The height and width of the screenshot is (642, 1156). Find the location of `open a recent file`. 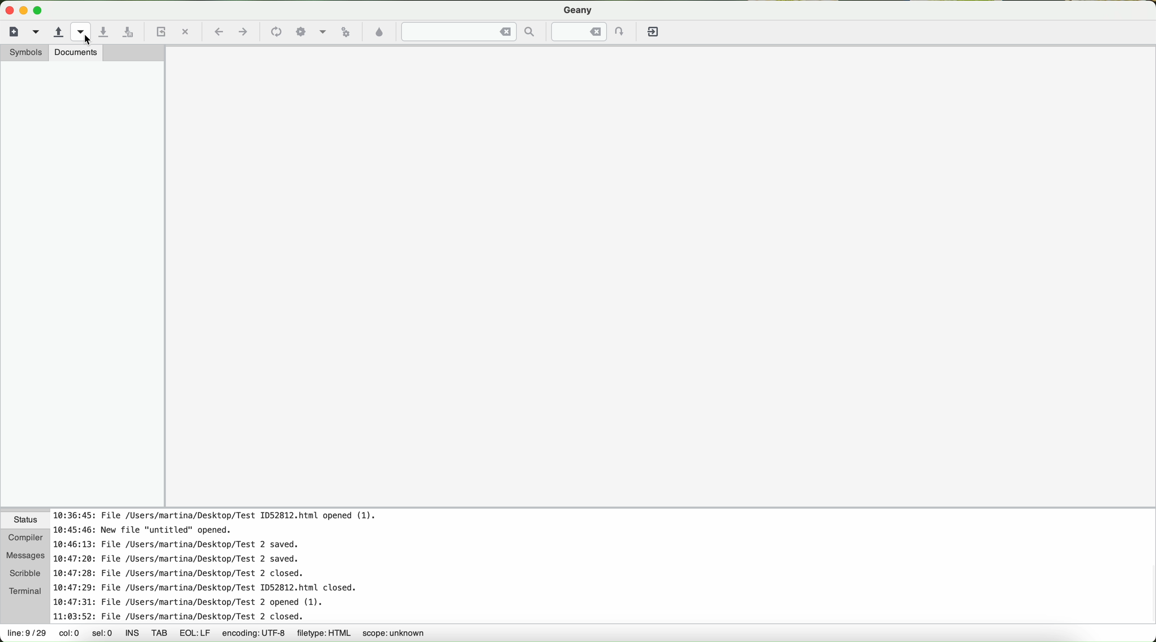

open a recent file is located at coordinates (82, 33).